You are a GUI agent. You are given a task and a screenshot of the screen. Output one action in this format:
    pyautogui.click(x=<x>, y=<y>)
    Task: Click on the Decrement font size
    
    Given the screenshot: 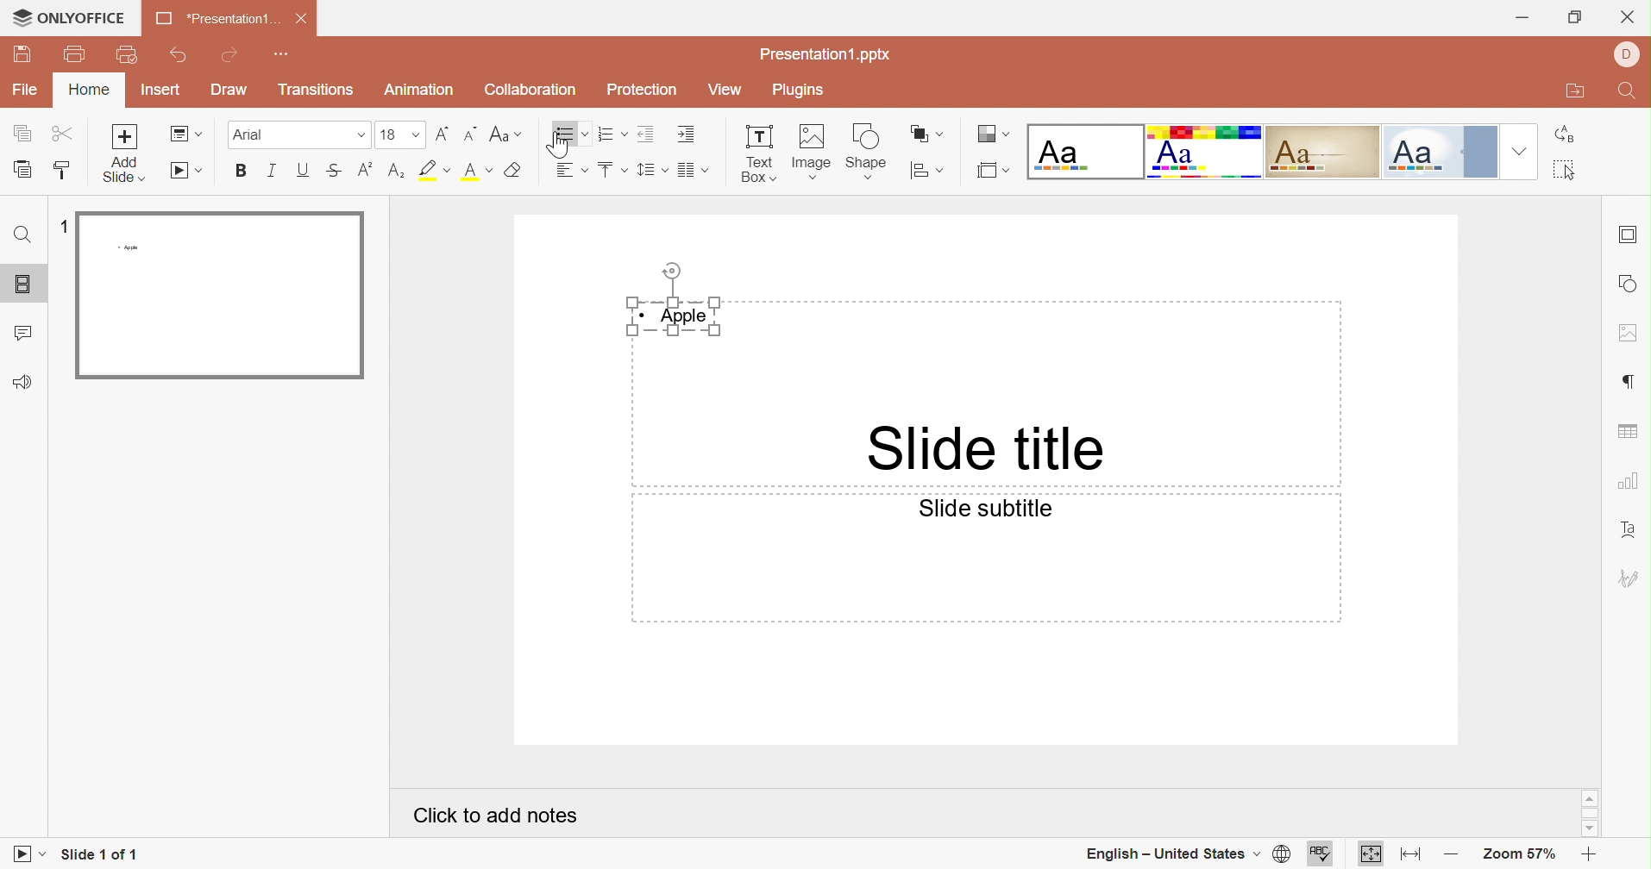 What is the action you would take?
    pyautogui.click(x=469, y=133)
    